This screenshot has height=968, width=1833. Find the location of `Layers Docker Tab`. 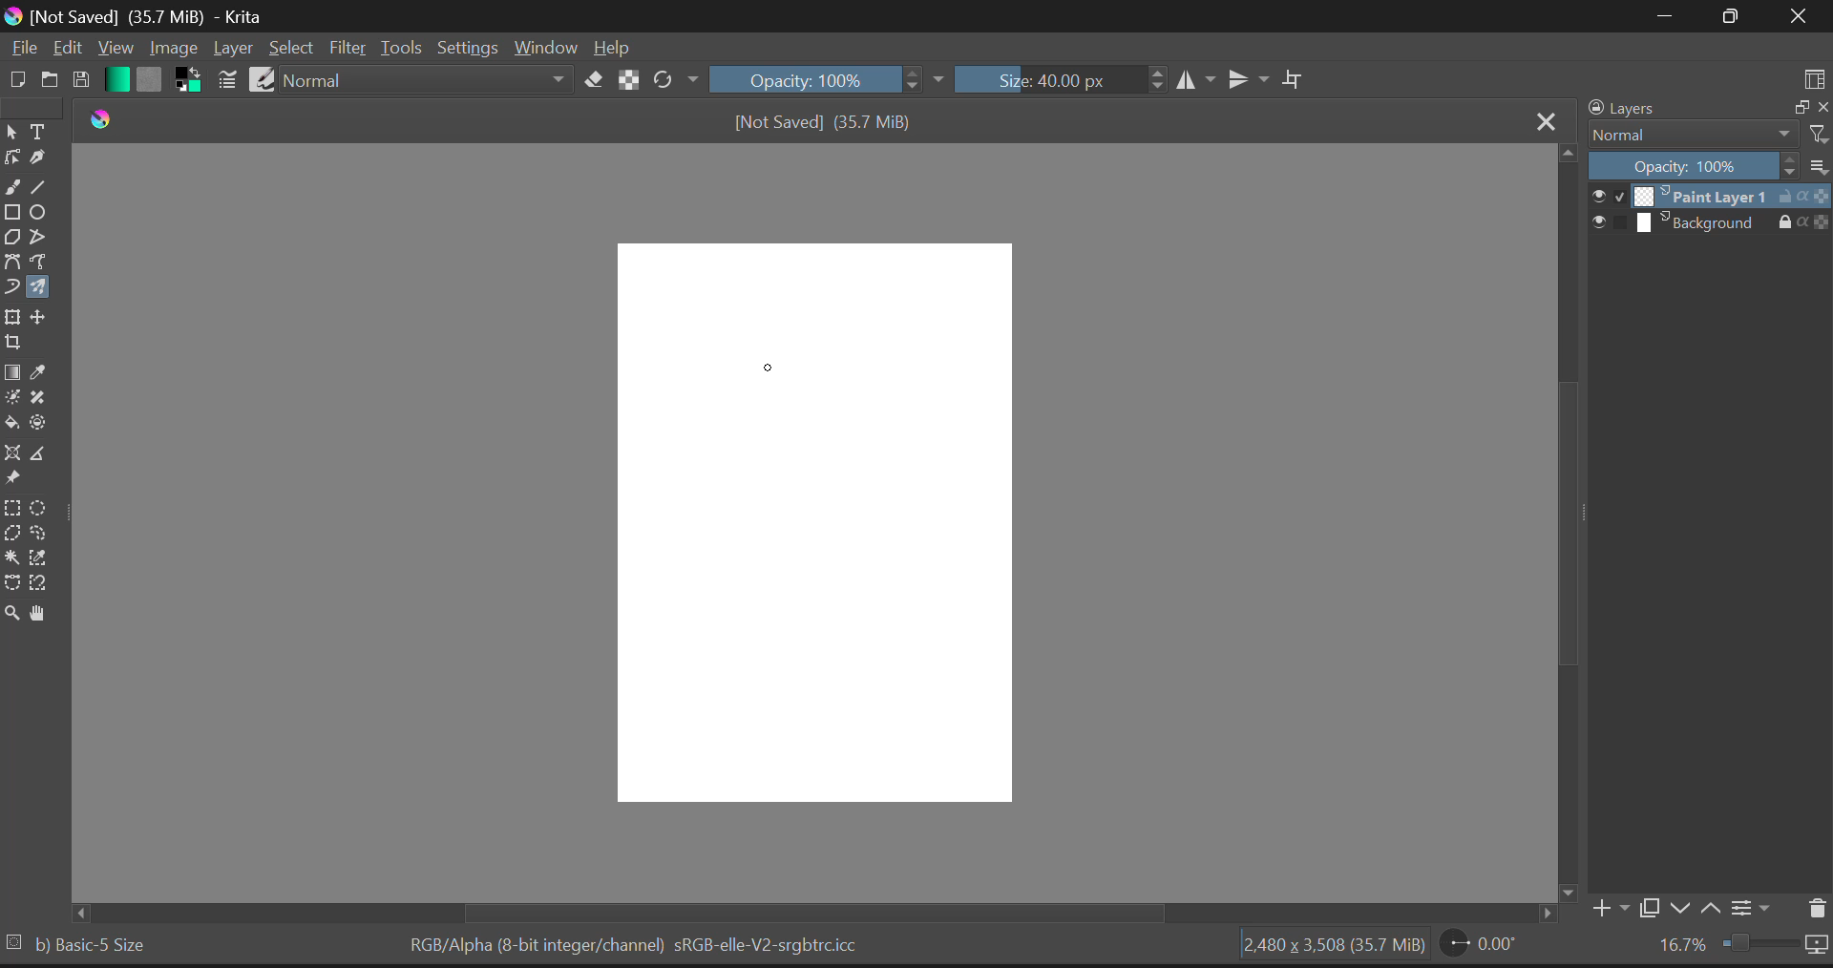

Layers Docker Tab is located at coordinates (1622, 109).